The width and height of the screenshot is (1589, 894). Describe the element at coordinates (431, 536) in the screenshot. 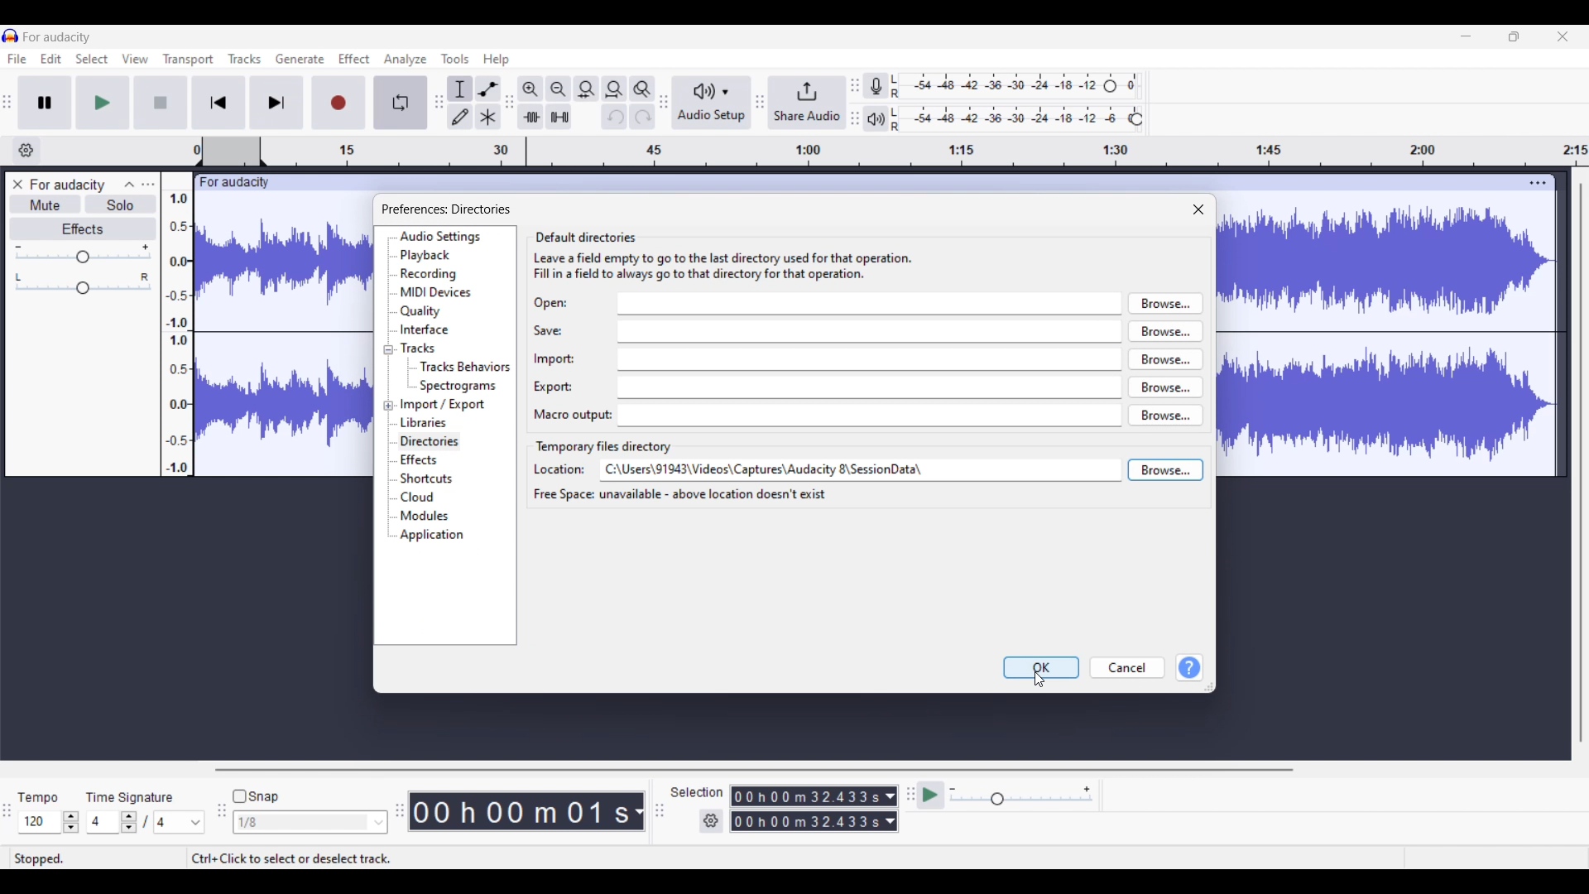

I see `Application` at that location.